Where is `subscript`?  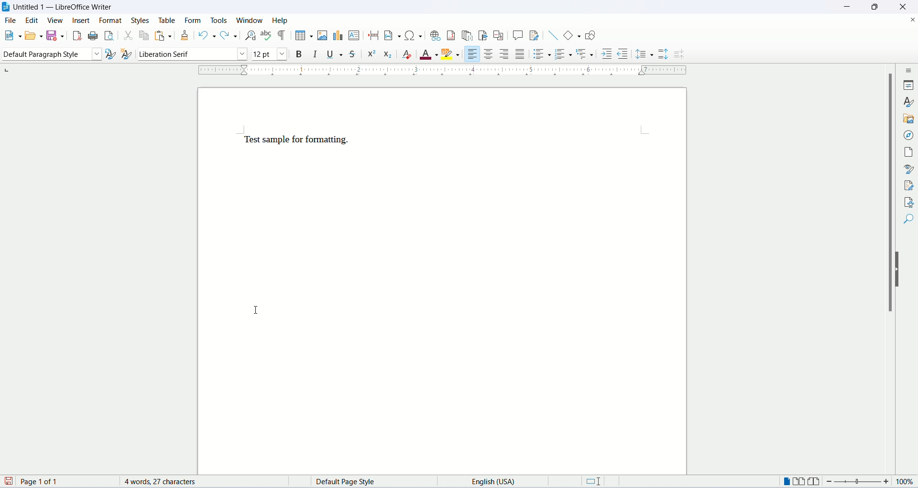
subscript is located at coordinates (388, 53).